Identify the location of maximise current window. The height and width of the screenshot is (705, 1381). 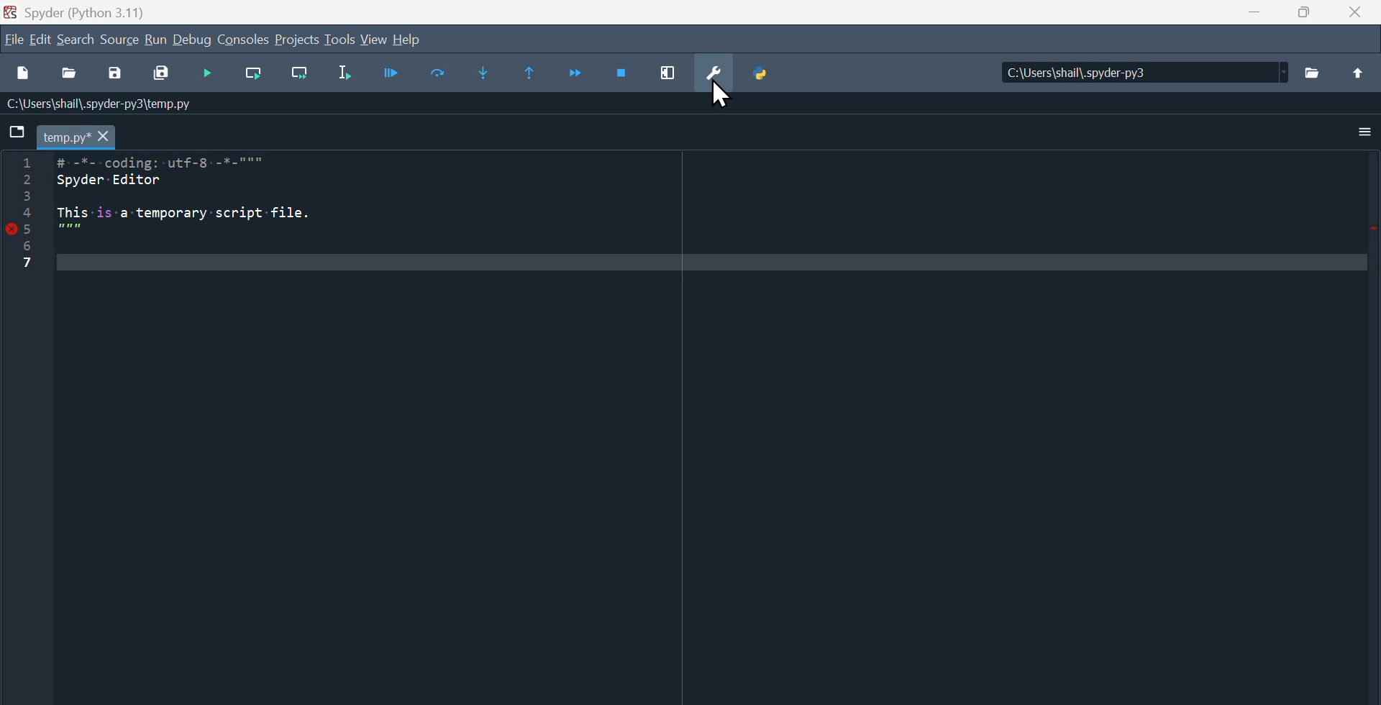
(677, 76).